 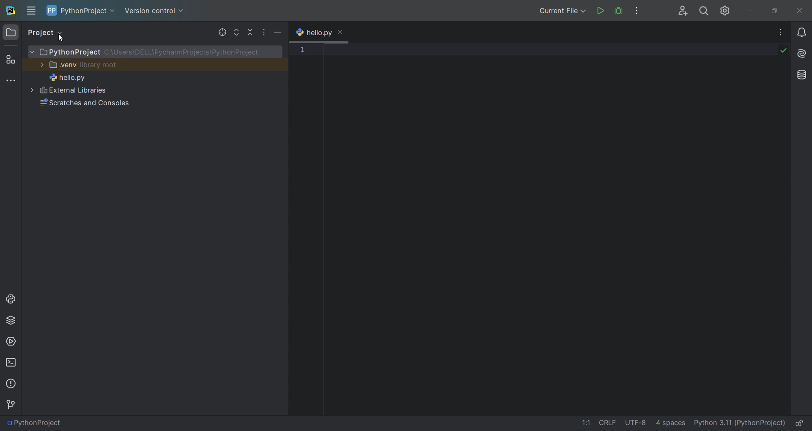 What do you see at coordinates (11, 318) in the screenshot?
I see `python package` at bounding box center [11, 318].